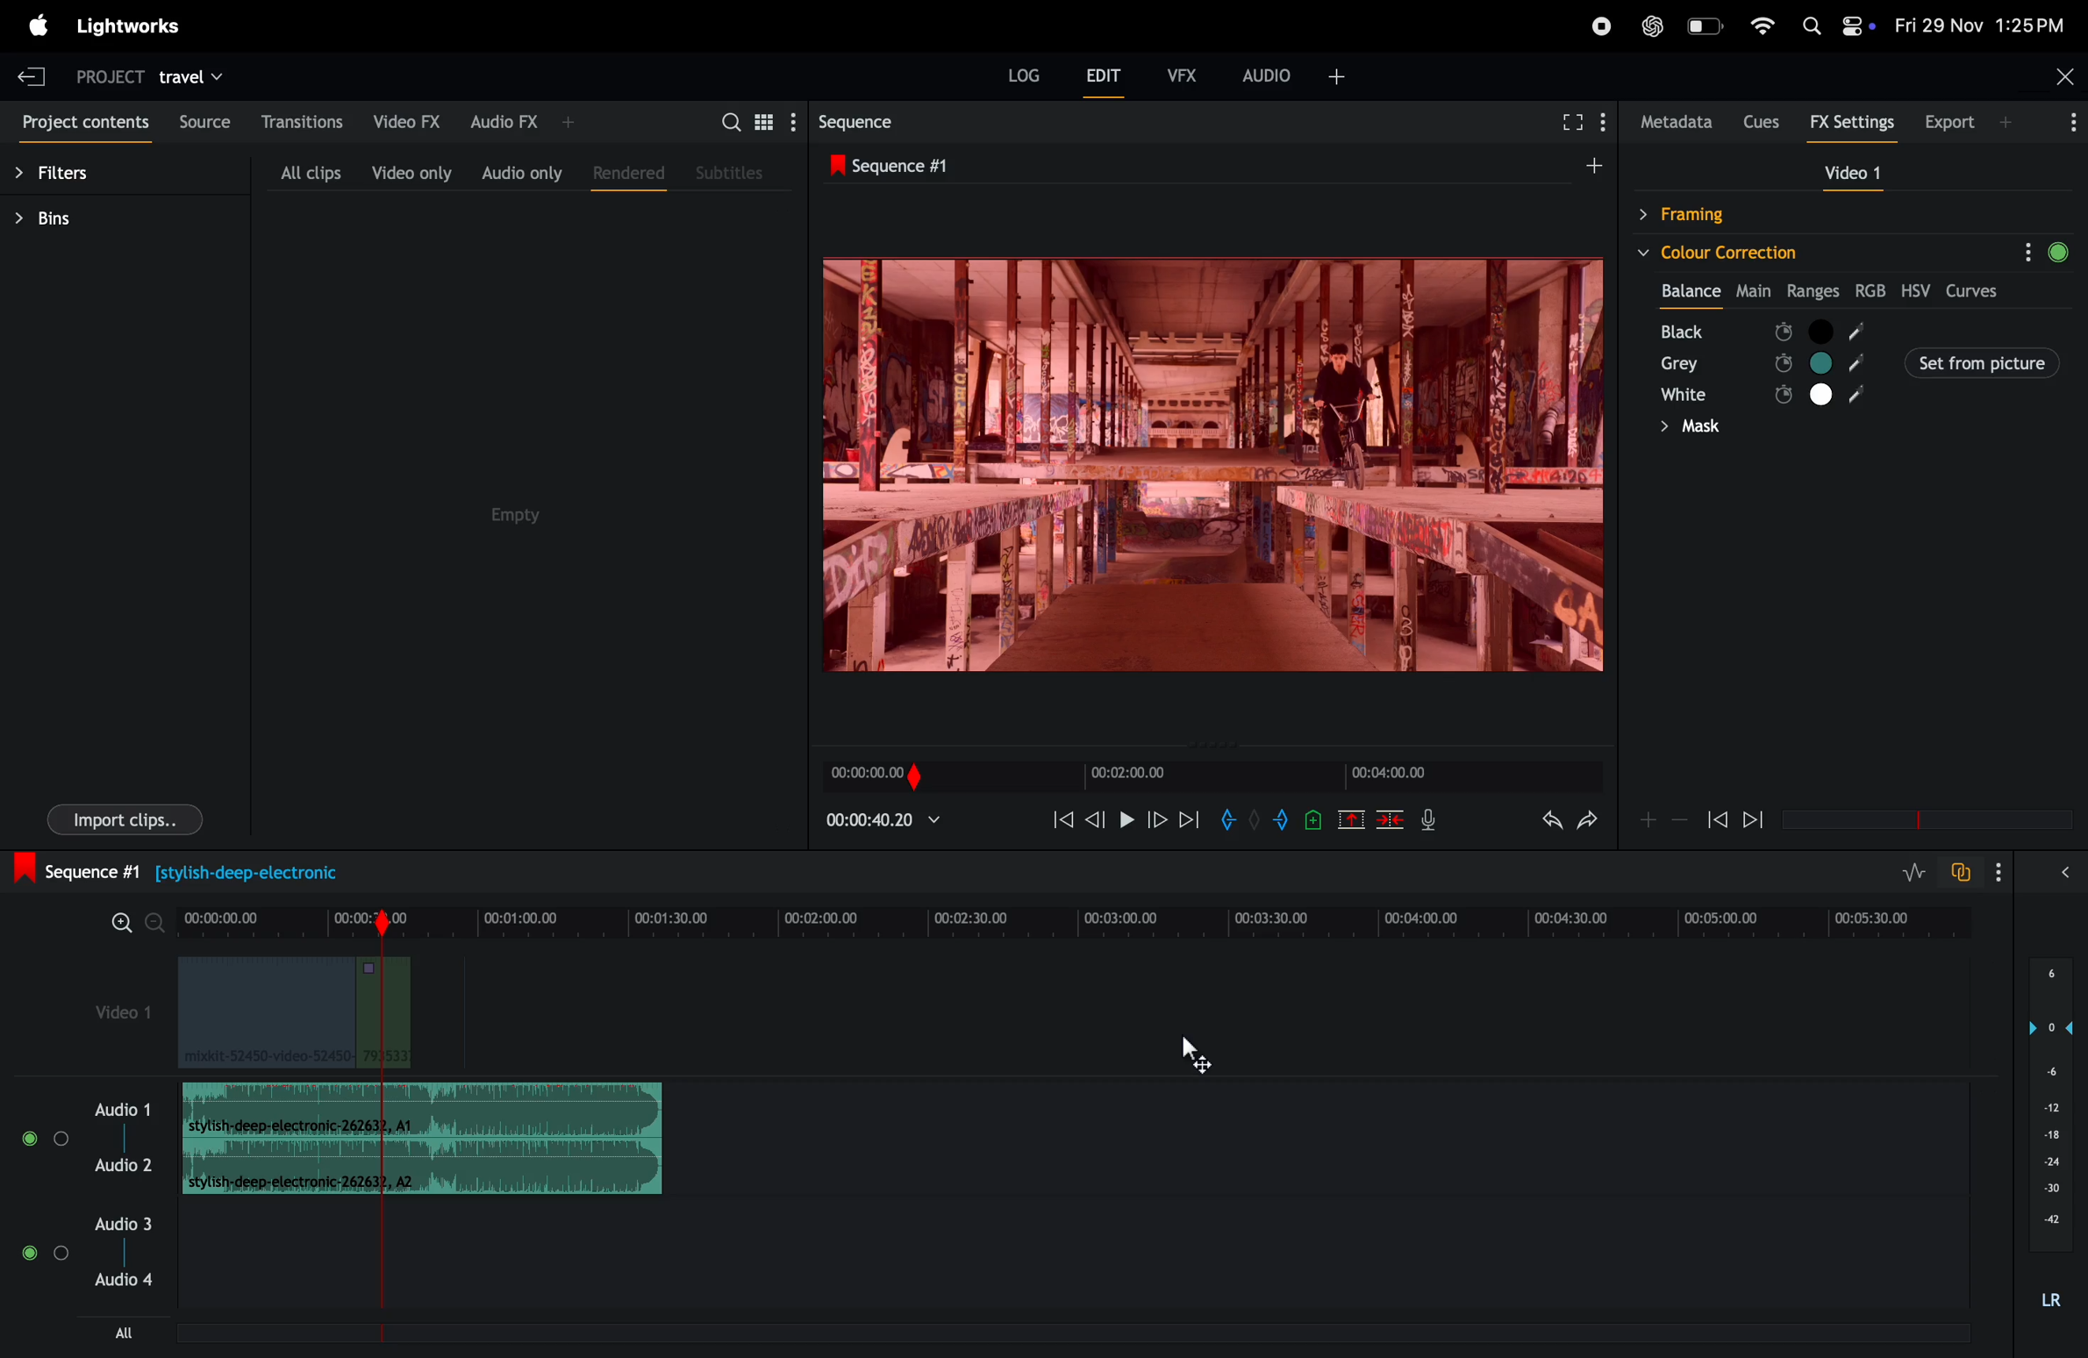 Image resolution: width=2088 pixels, height=1358 pixels. I want to click on battery, so click(1706, 26).